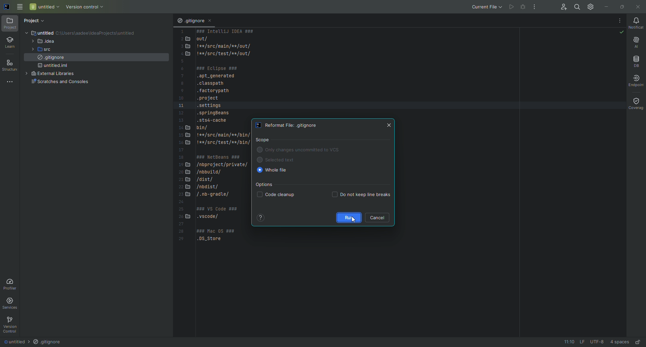  I want to click on Verified, so click(621, 32).